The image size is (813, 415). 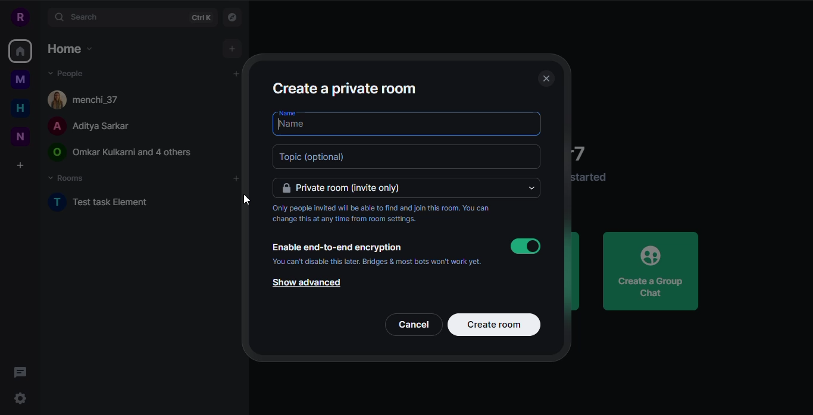 What do you see at coordinates (103, 202) in the screenshot?
I see `test task element` at bounding box center [103, 202].